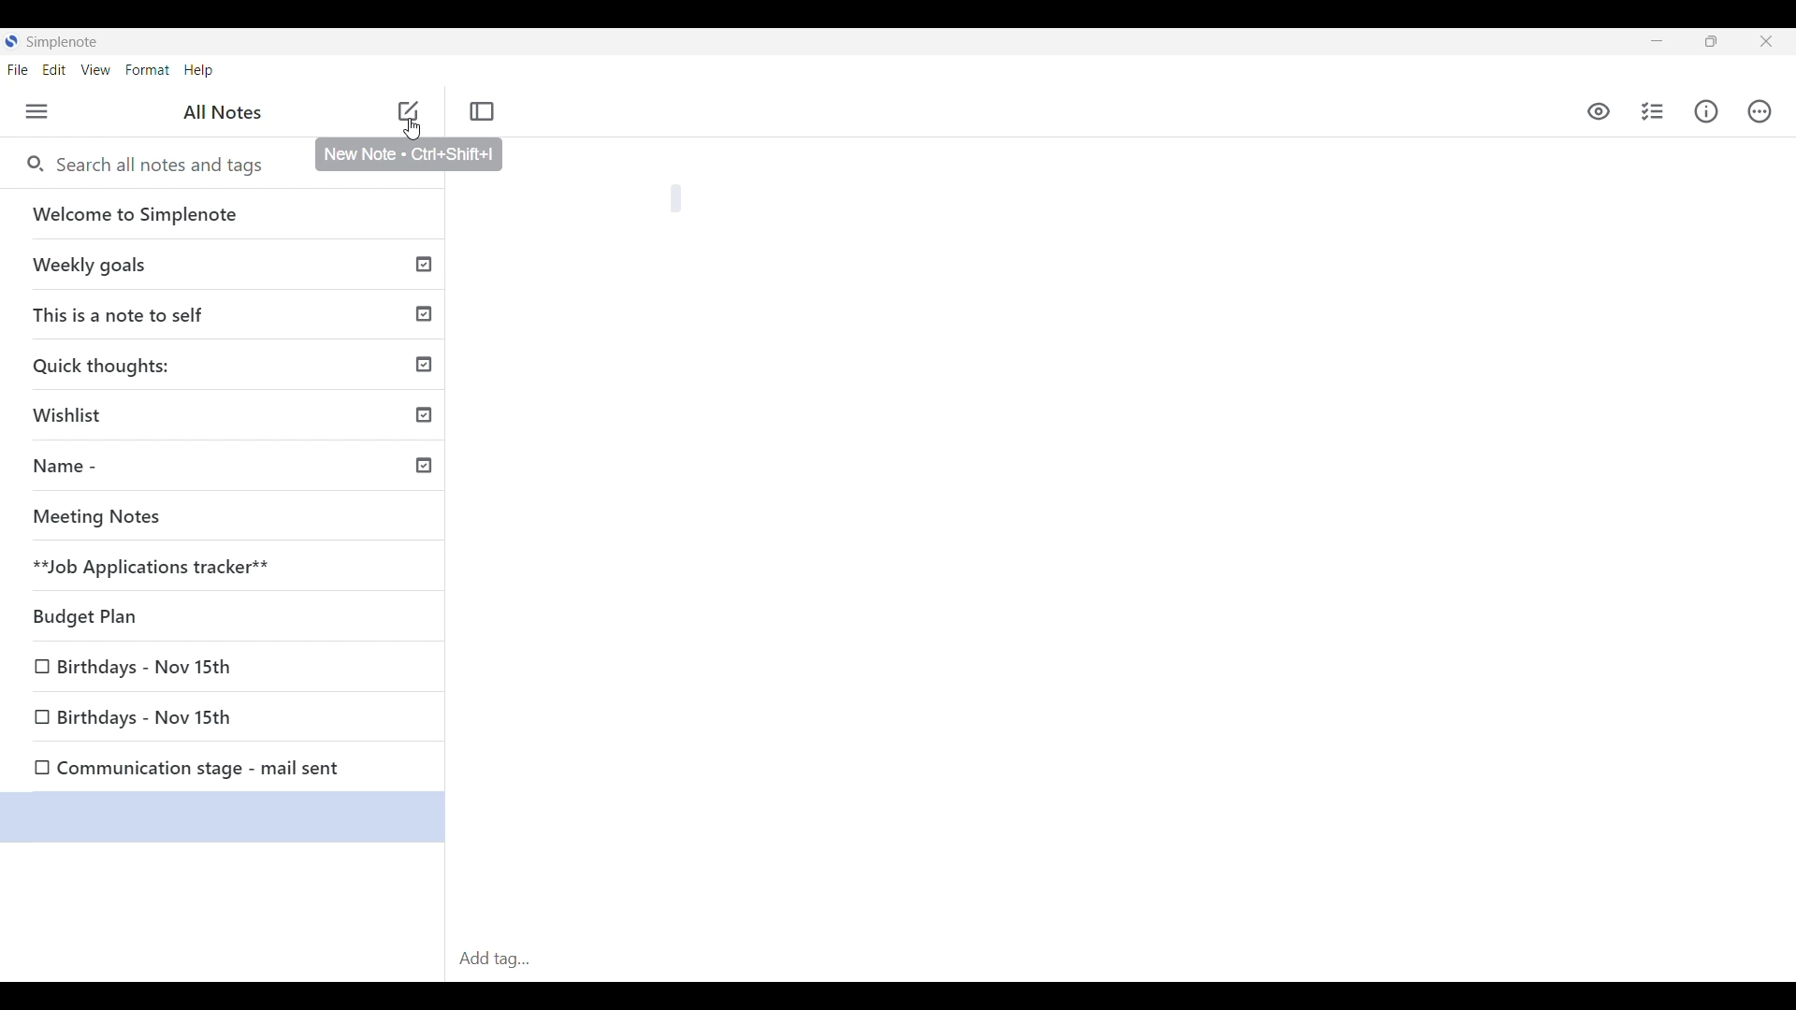 The width and height of the screenshot is (1796, 1010). Describe the element at coordinates (222, 818) in the screenshot. I see `Current note` at that location.